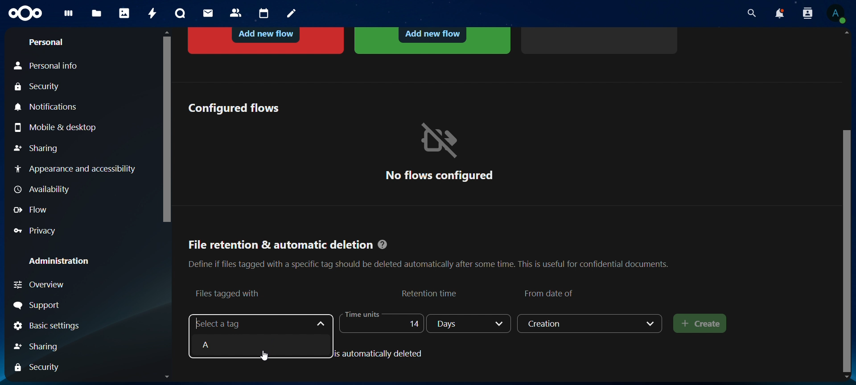 This screenshot has width=856, height=385. I want to click on administration, so click(60, 261).